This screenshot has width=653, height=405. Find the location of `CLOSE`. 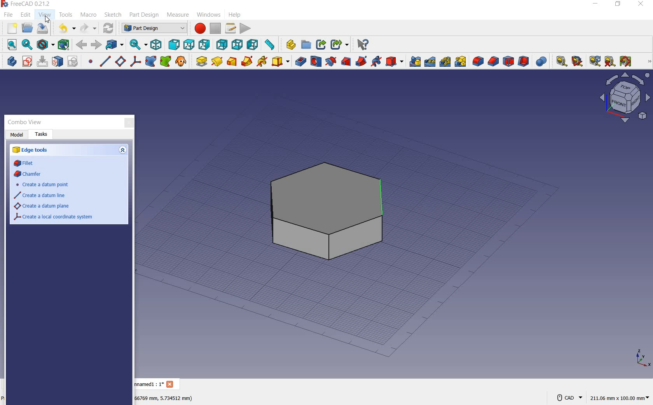

CLOSE is located at coordinates (642, 4).